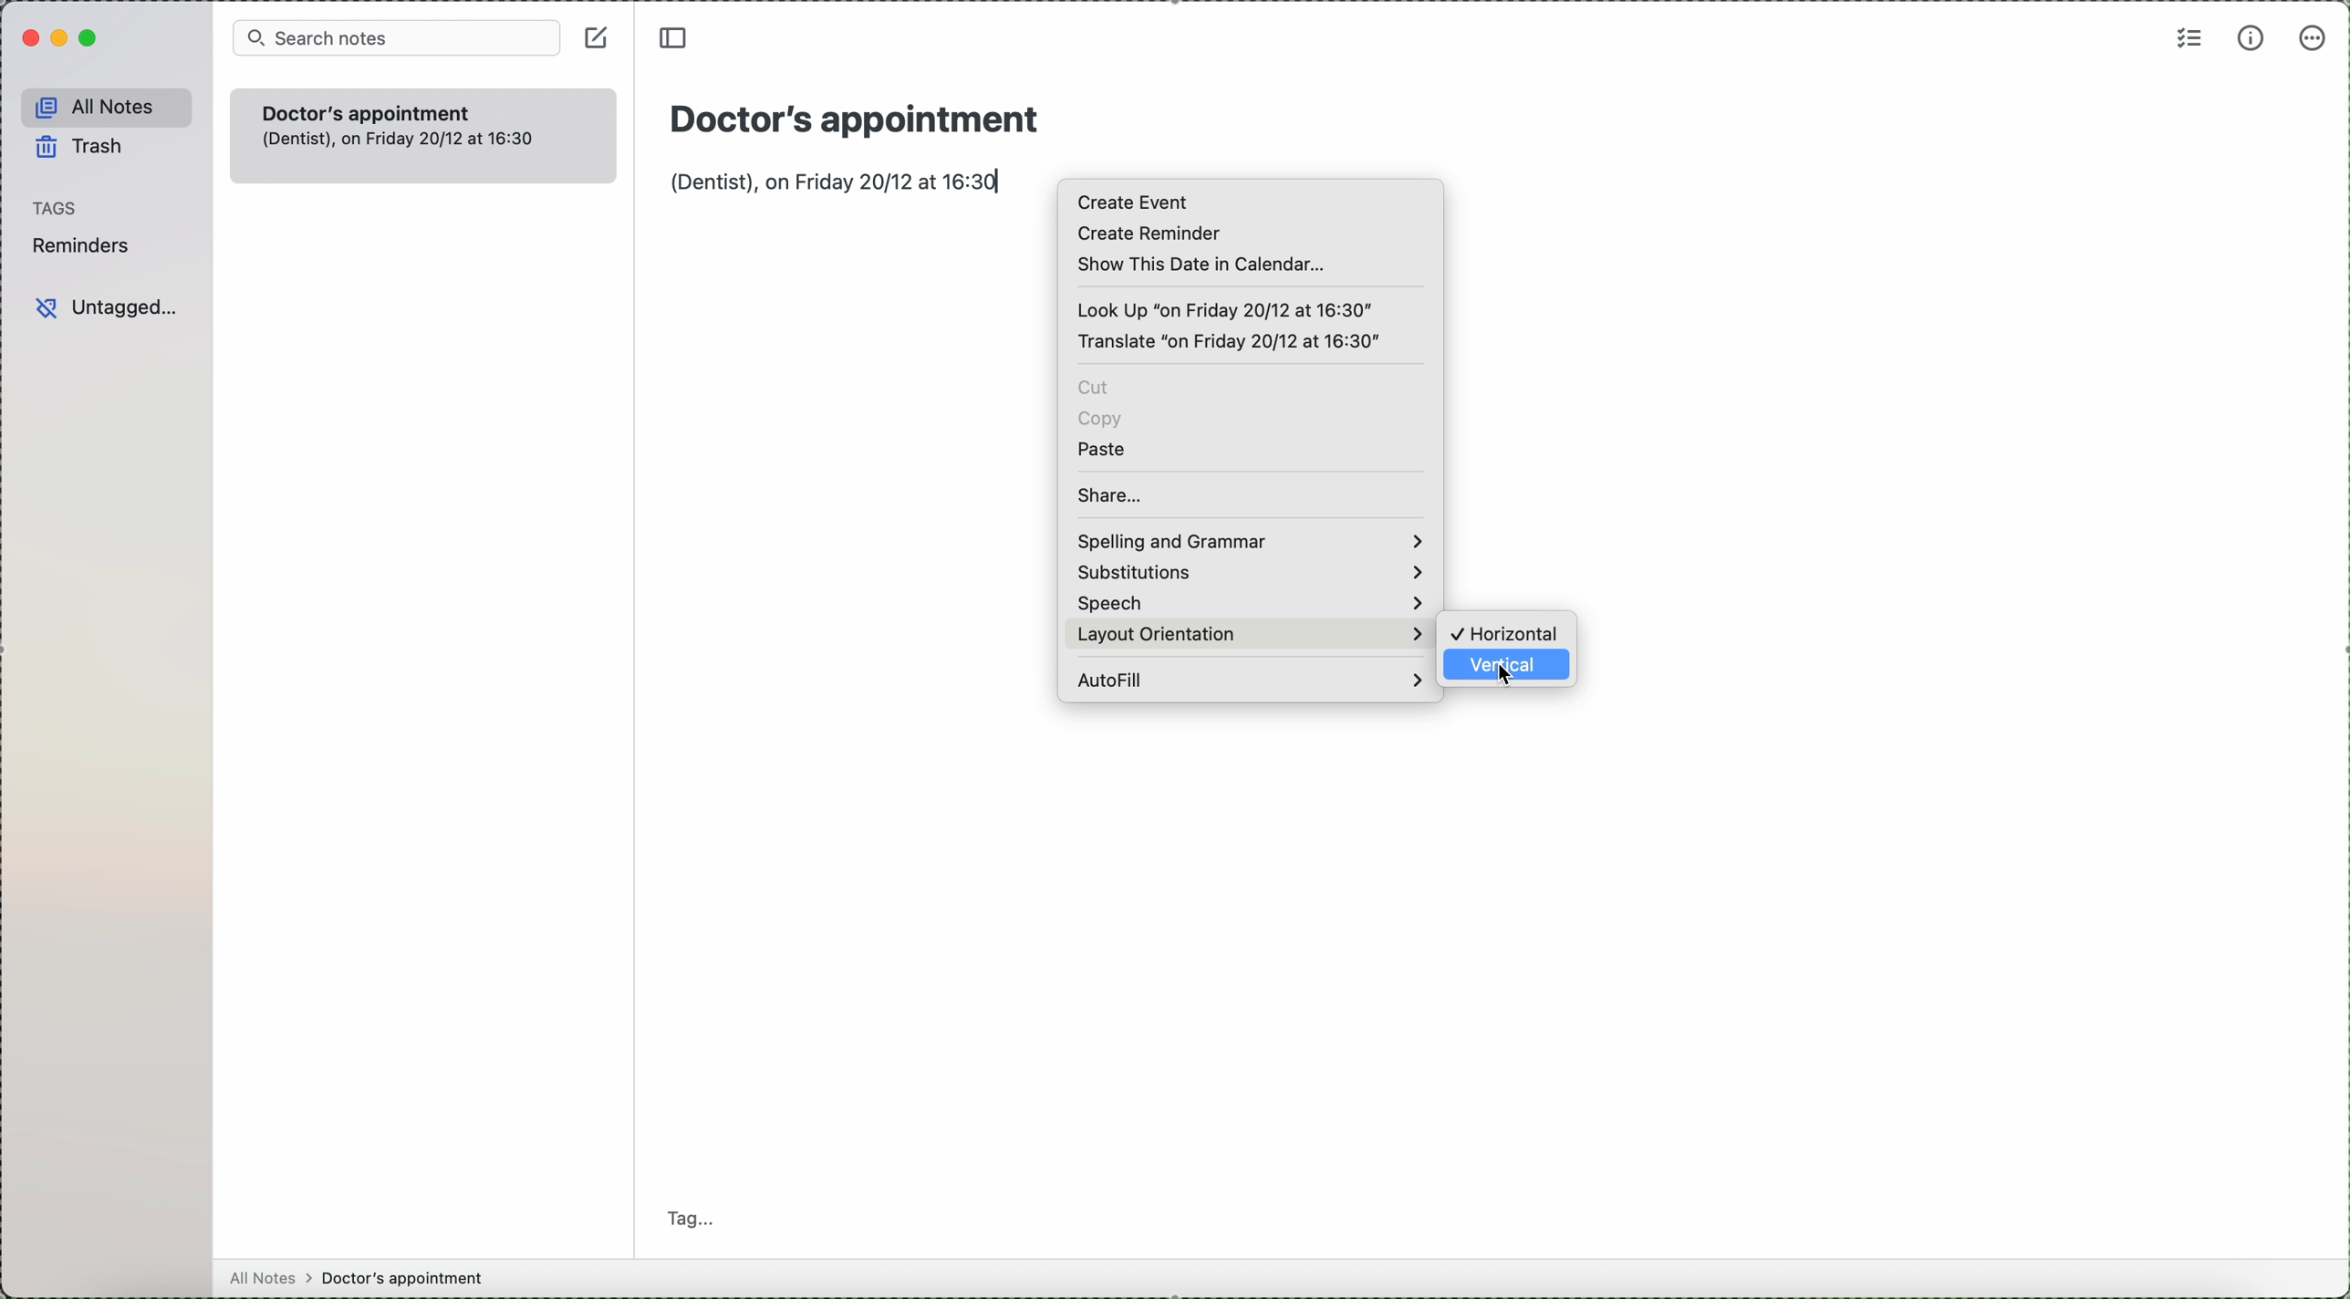 The height and width of the screenshot is (1299, 2350). Describe the element at coordinates (677, 41) in the screenshot. I see `toggle sidebar` at that location.